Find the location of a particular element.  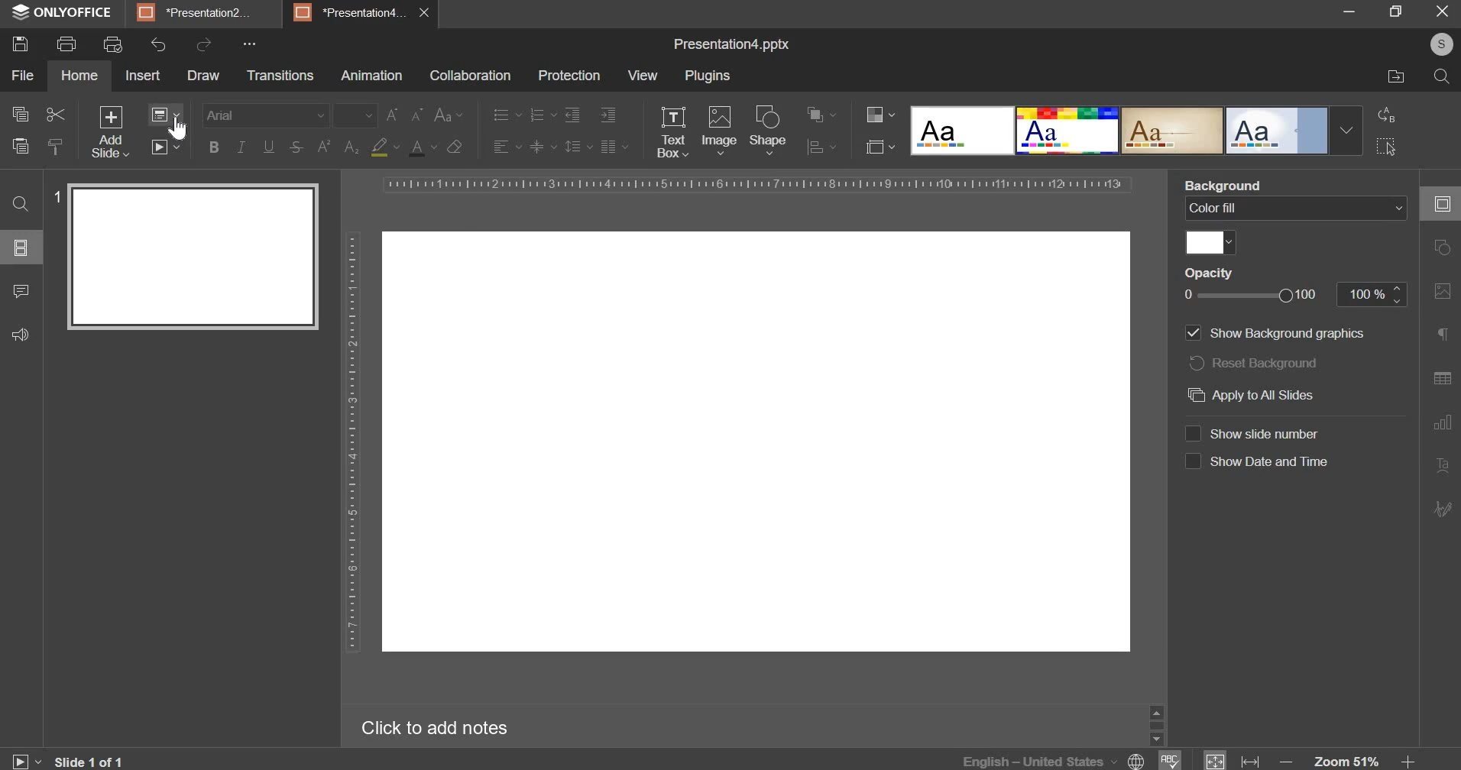

decrease indent is located at coordinates (571, 116).